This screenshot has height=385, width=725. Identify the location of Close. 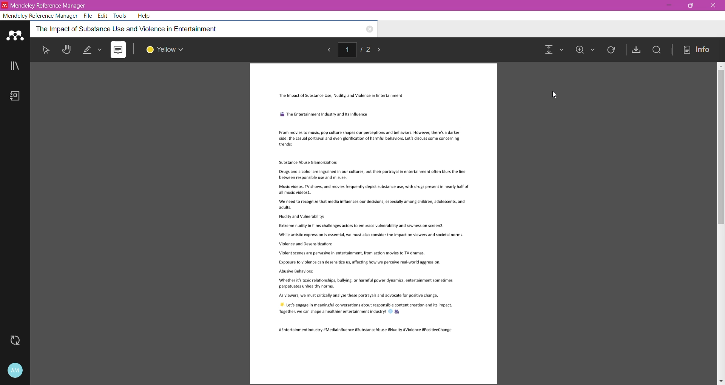
(712, 6).